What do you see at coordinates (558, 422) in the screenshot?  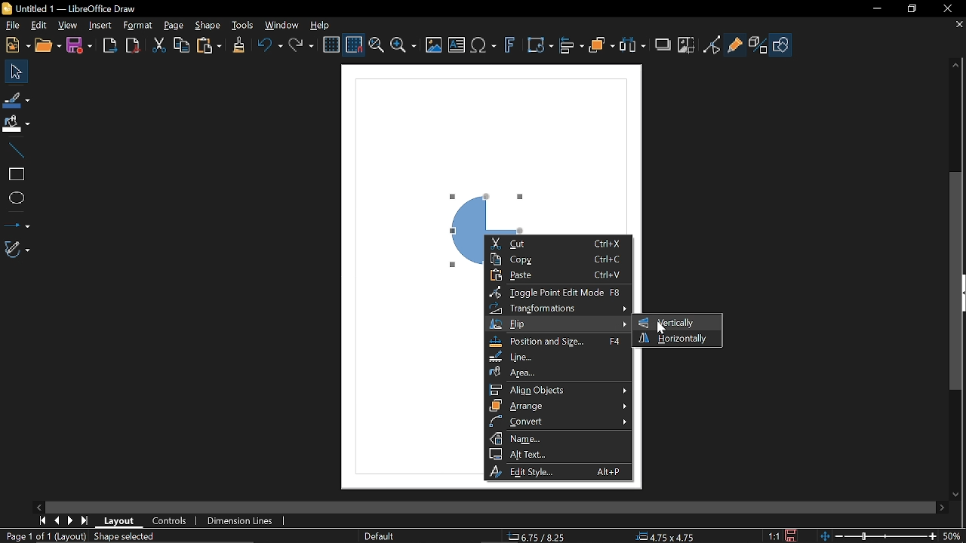 I see `Convert` at bounding box center [558, 422].